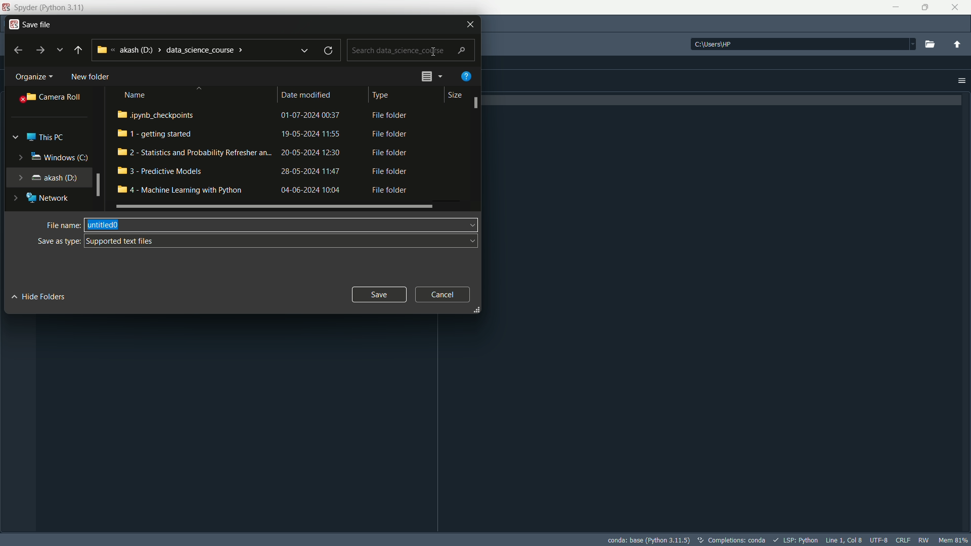 The width and height of the screenshot is (971, 546). Describe the element at coordinates (282, 241) in the screenshot. I see `save as type` at that location.